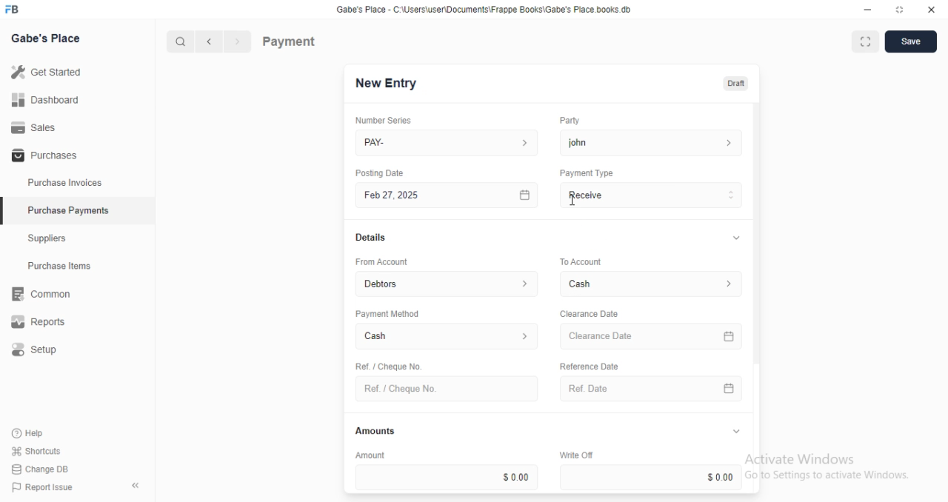 The image size is (948, 502). I want to click on Cash, so click(447, 338).